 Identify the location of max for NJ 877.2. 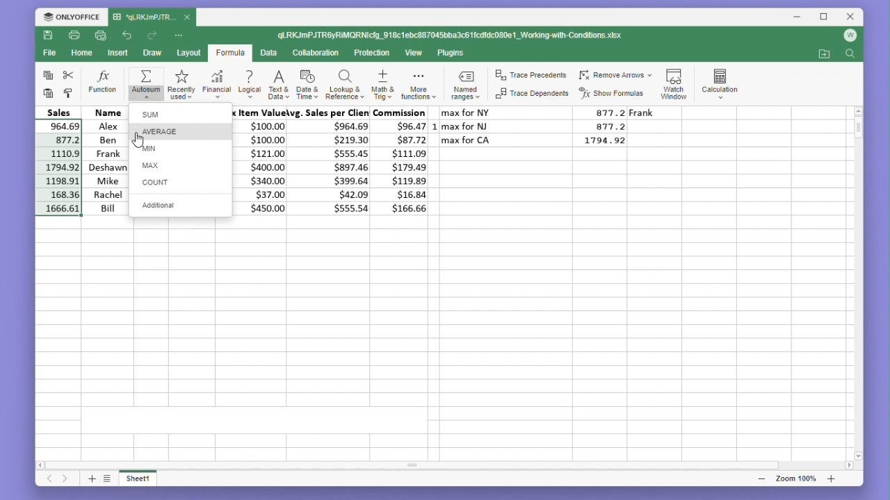
(535, 126).